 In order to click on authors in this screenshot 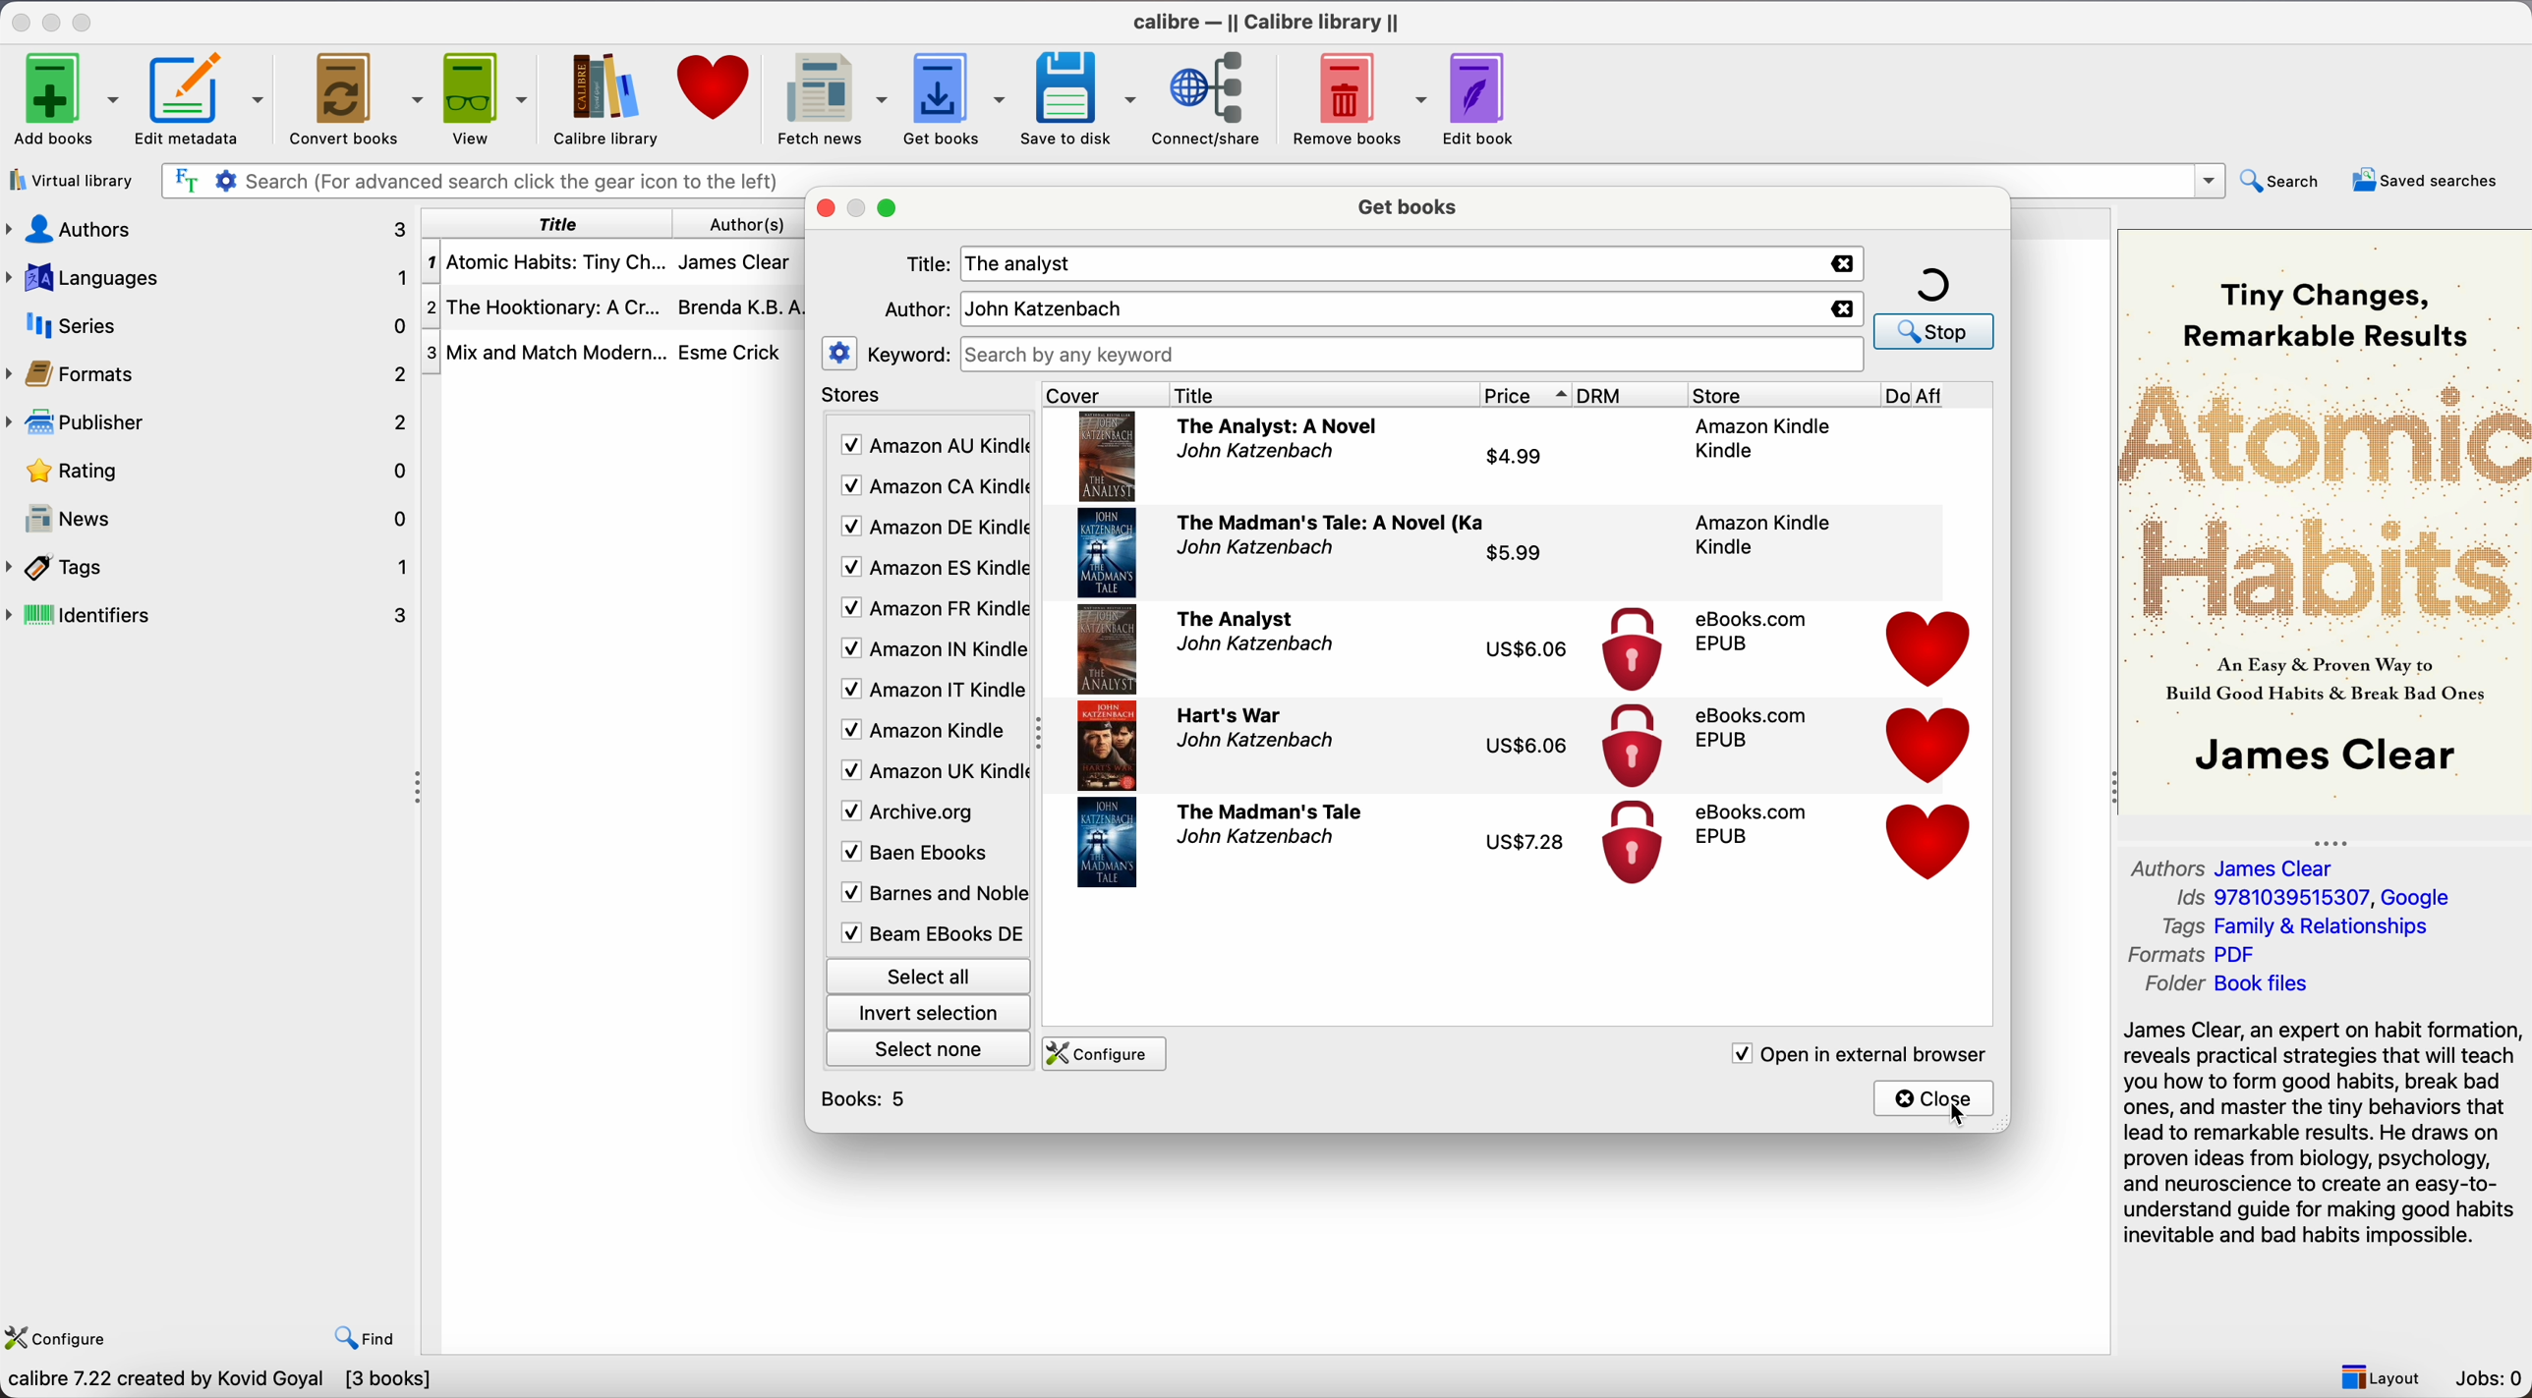, I will do `click(210, 227)`.